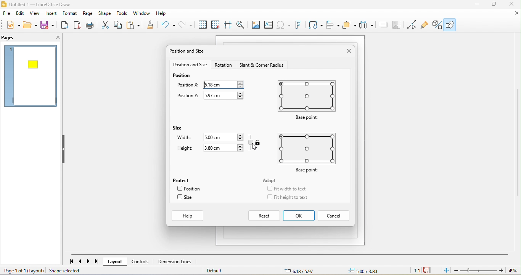  Describe the element at coordinates (428, 270) in the screenshot. I see `since the last save` at that location.